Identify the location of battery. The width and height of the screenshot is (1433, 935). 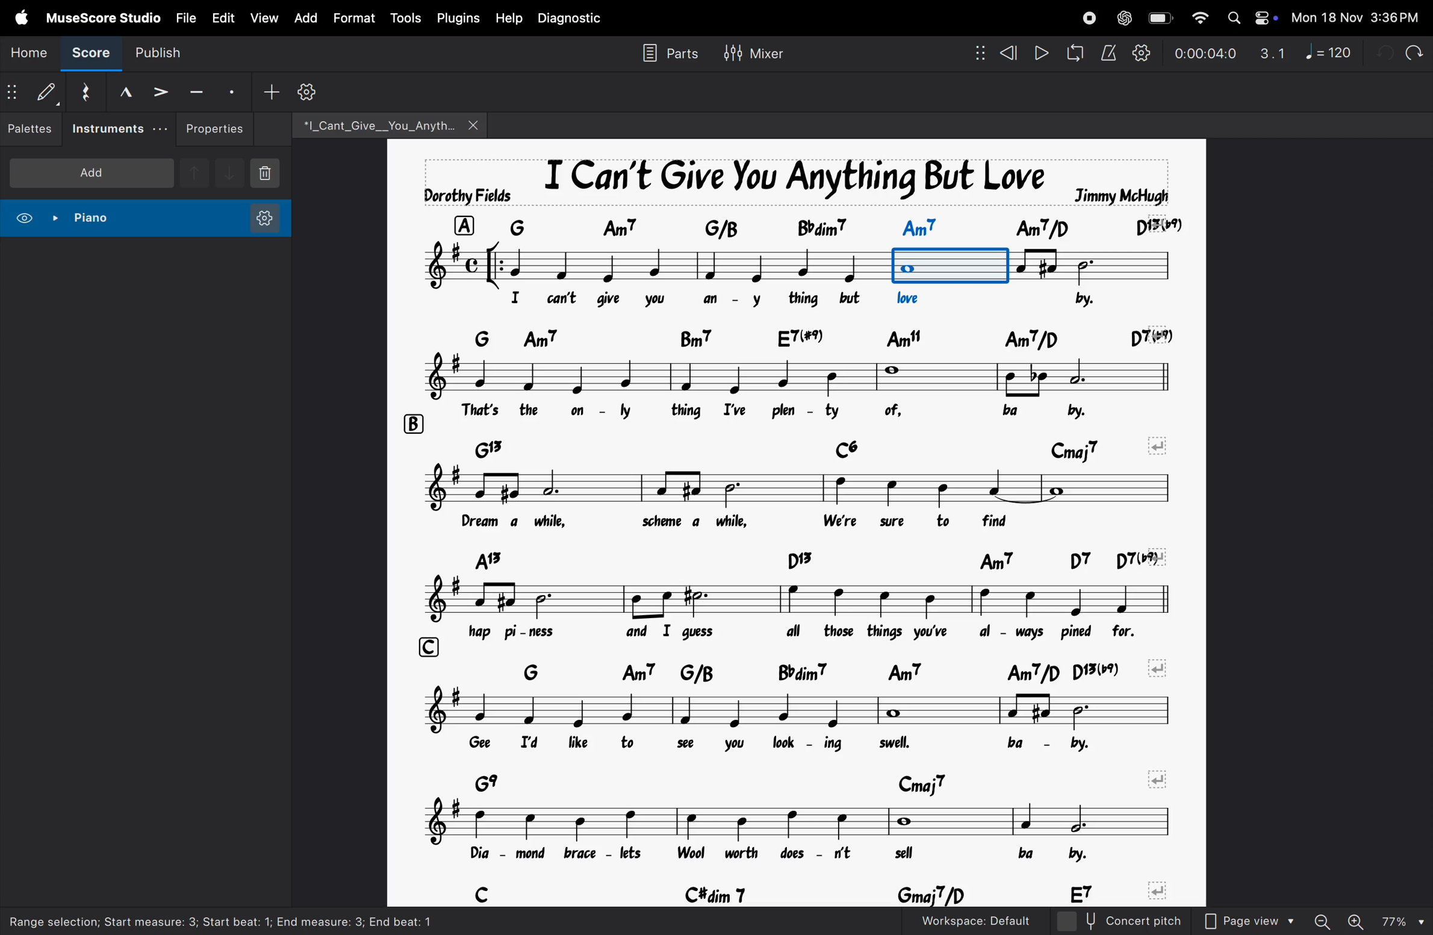
(1158, 17).